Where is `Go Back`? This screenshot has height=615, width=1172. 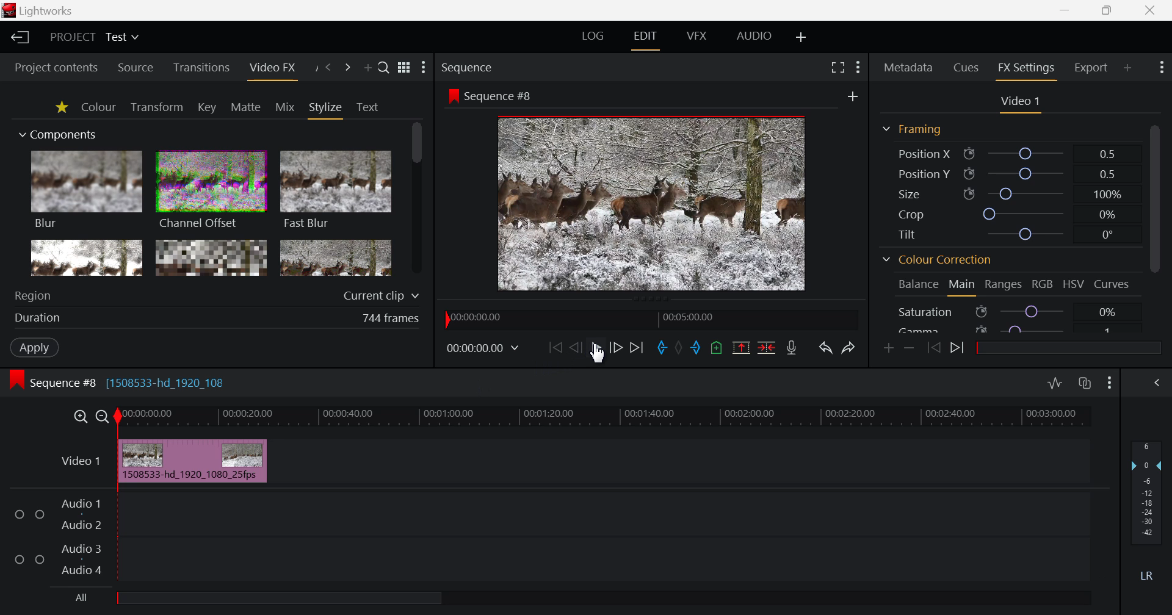
Go Back is located at coordinates (575, 347).